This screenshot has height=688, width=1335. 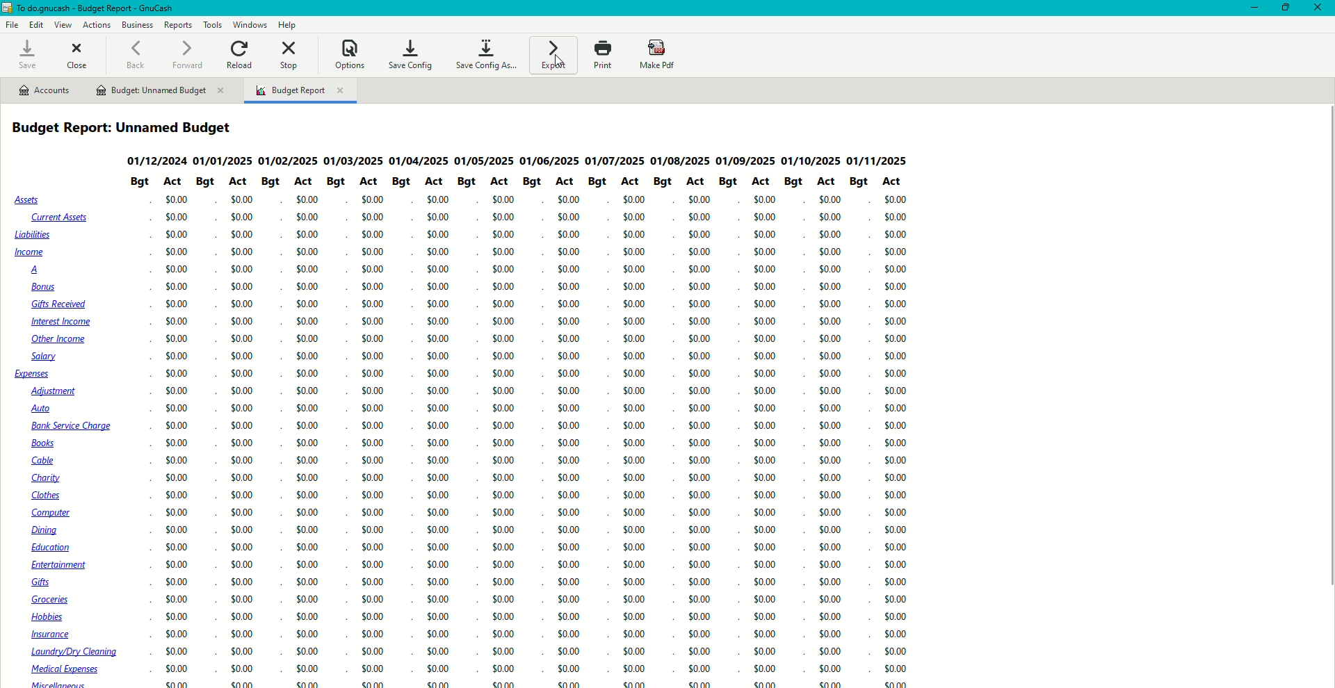 What do you see at coordinates (570, 372) in the screenshot?
I see `$0.00` at bounding box center [570, 372].